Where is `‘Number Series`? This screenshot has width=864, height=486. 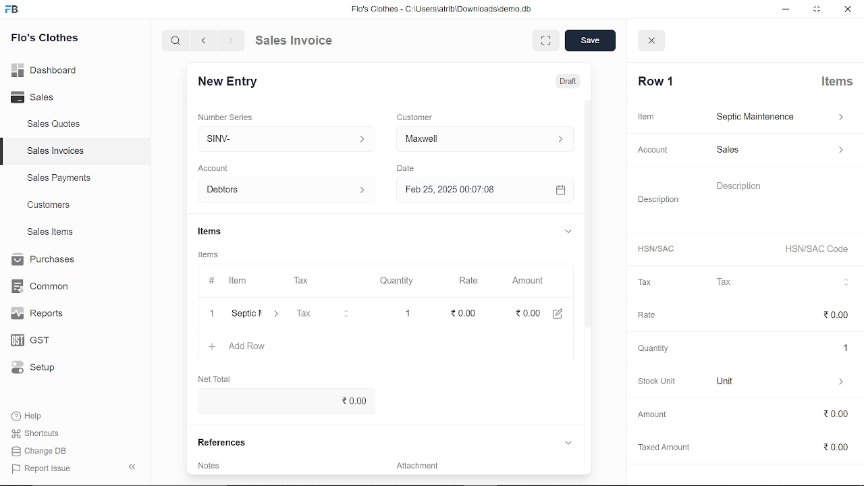
‘Number Series is located at coordinates (228, 117).